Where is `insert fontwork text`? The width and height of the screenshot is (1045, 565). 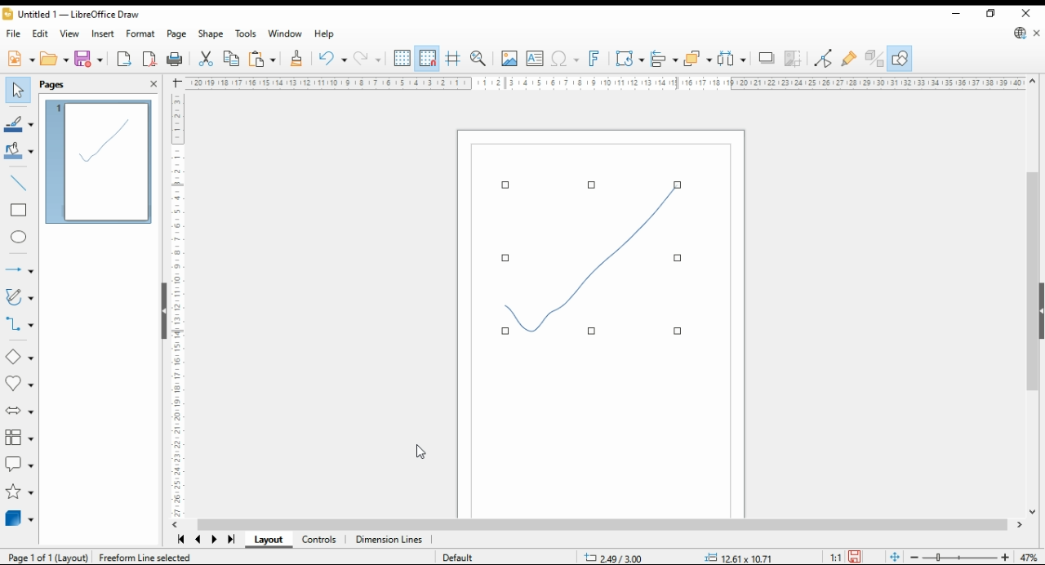 insert fontwork text is located at coordinates (594, 59).